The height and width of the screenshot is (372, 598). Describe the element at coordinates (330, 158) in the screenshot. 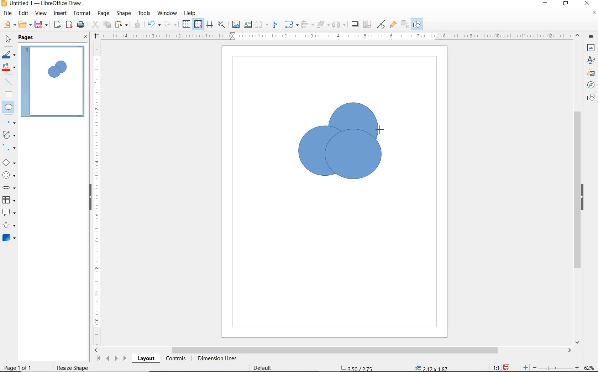

I see `ELLIPSE TOOL` at that location.